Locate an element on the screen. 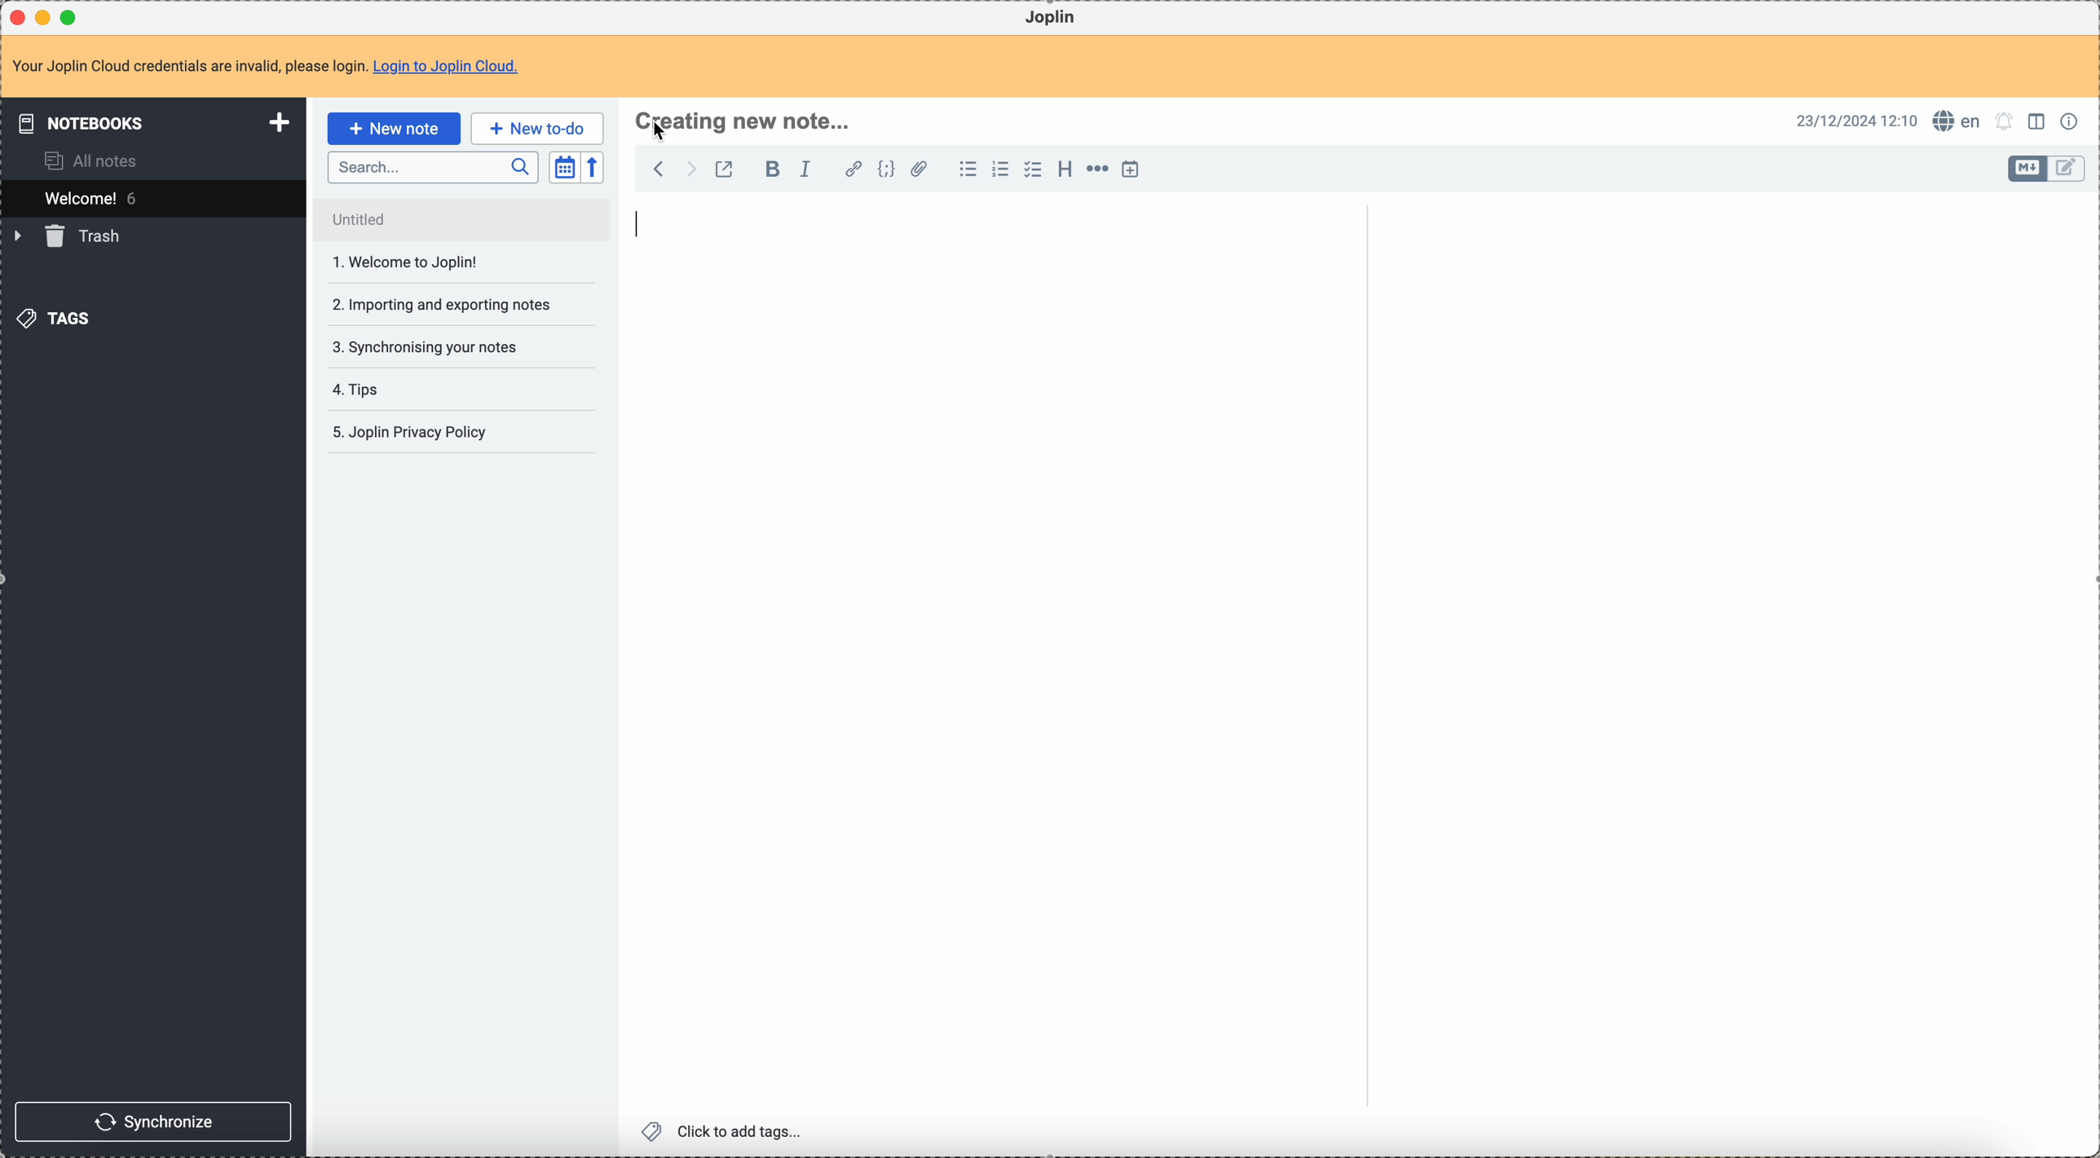  search bar is located at coordinates (432, 165).